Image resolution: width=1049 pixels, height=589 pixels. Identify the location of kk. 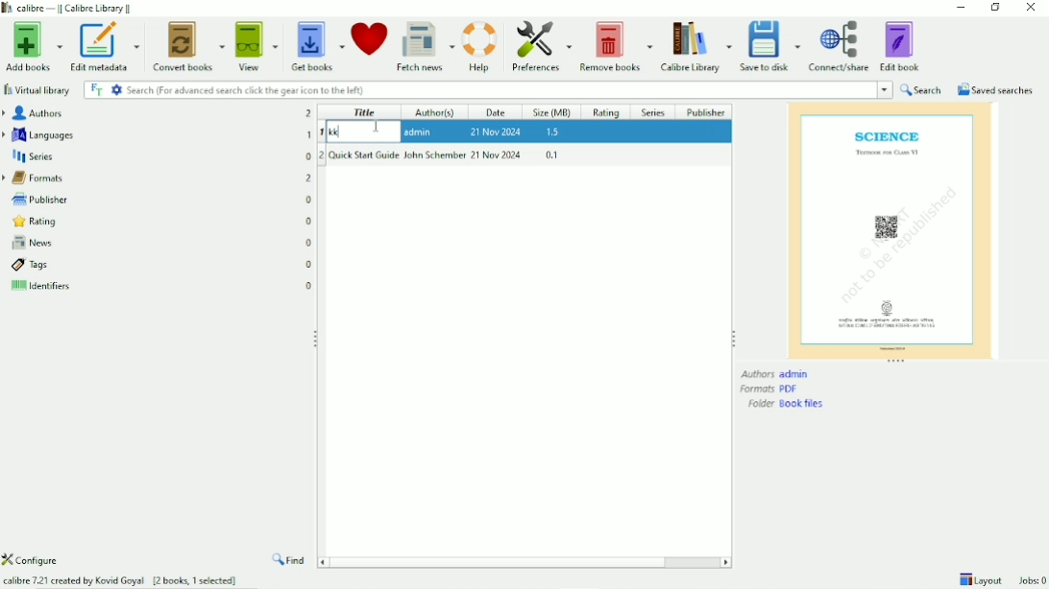
(348, 132).